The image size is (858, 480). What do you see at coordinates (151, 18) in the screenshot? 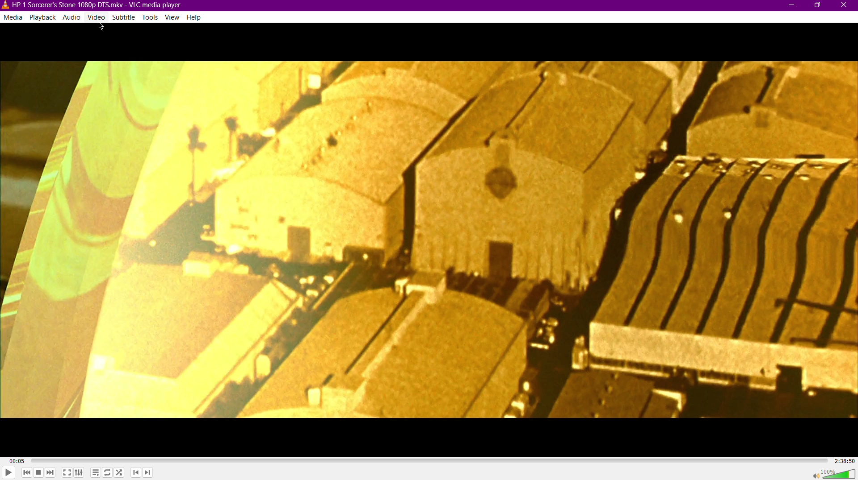
I see `Tools` at bounding box center [151, 18].